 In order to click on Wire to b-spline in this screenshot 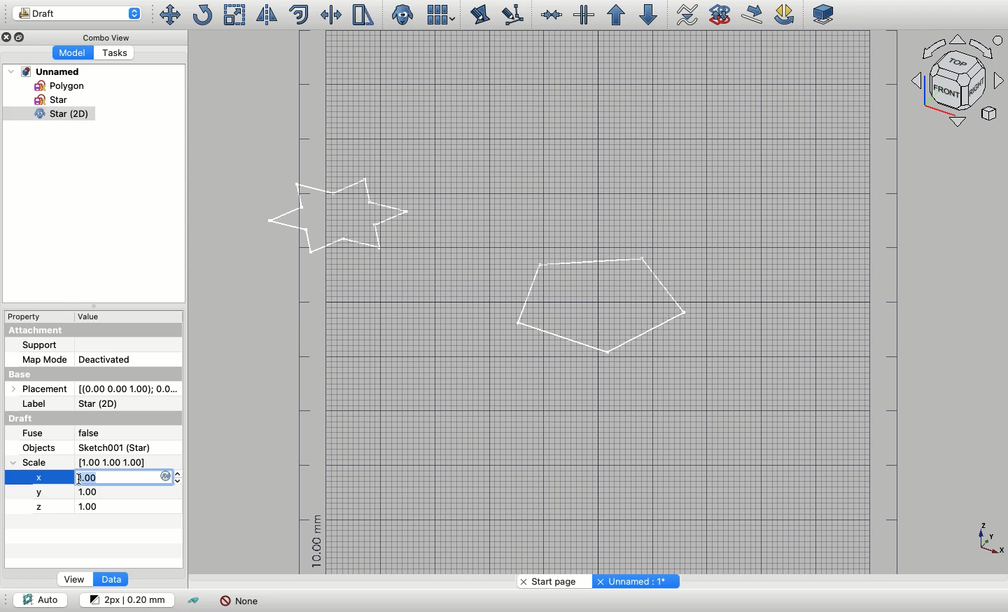, I will do `click(683, 15)`.